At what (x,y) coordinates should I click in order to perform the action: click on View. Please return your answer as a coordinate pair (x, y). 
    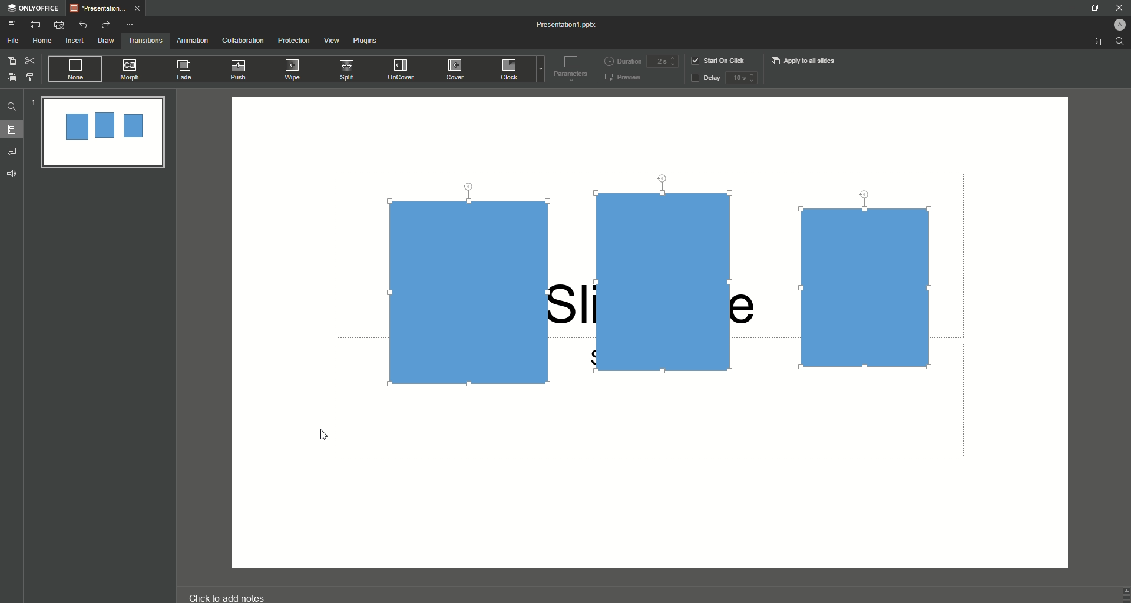
    Looking at the image, I should click on (331, 41).